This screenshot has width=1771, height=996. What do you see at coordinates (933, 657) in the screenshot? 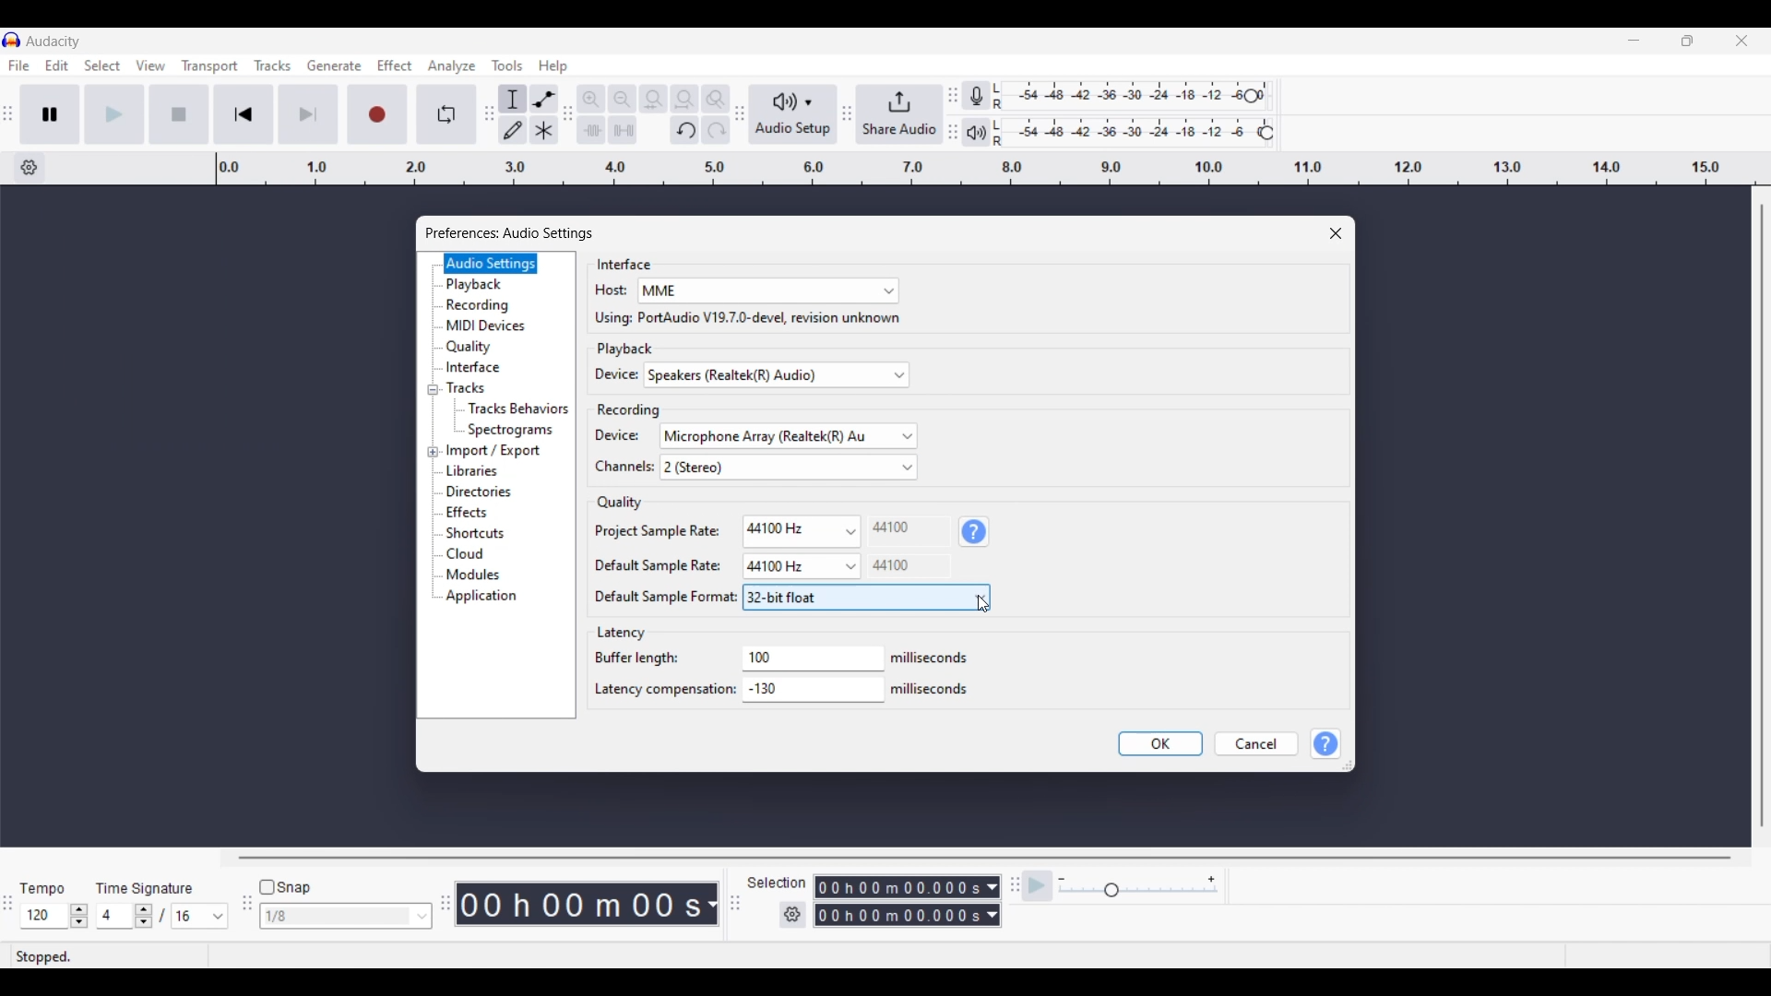
I see `‘milliseconds` at bounding box center [933, 657].